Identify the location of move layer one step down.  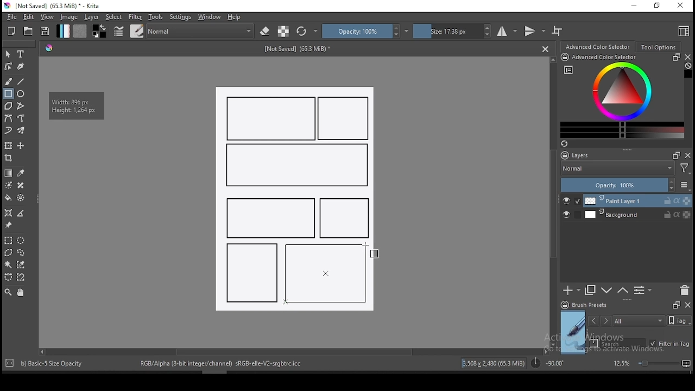
(623, 291).